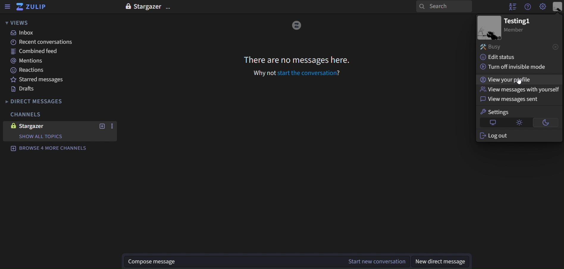 This screenshot has height=269, width=564. I want to click on personal menu, so click(557, 7).